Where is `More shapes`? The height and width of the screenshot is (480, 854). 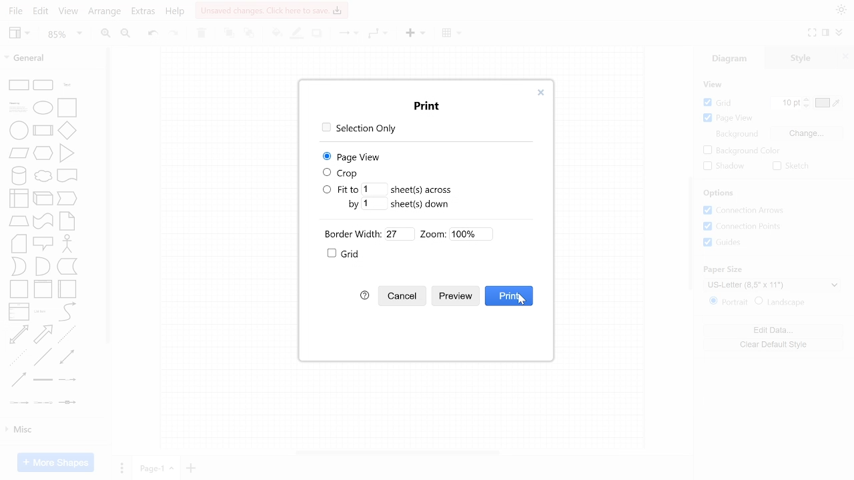 More shapes is located at coordinates (55, 462).